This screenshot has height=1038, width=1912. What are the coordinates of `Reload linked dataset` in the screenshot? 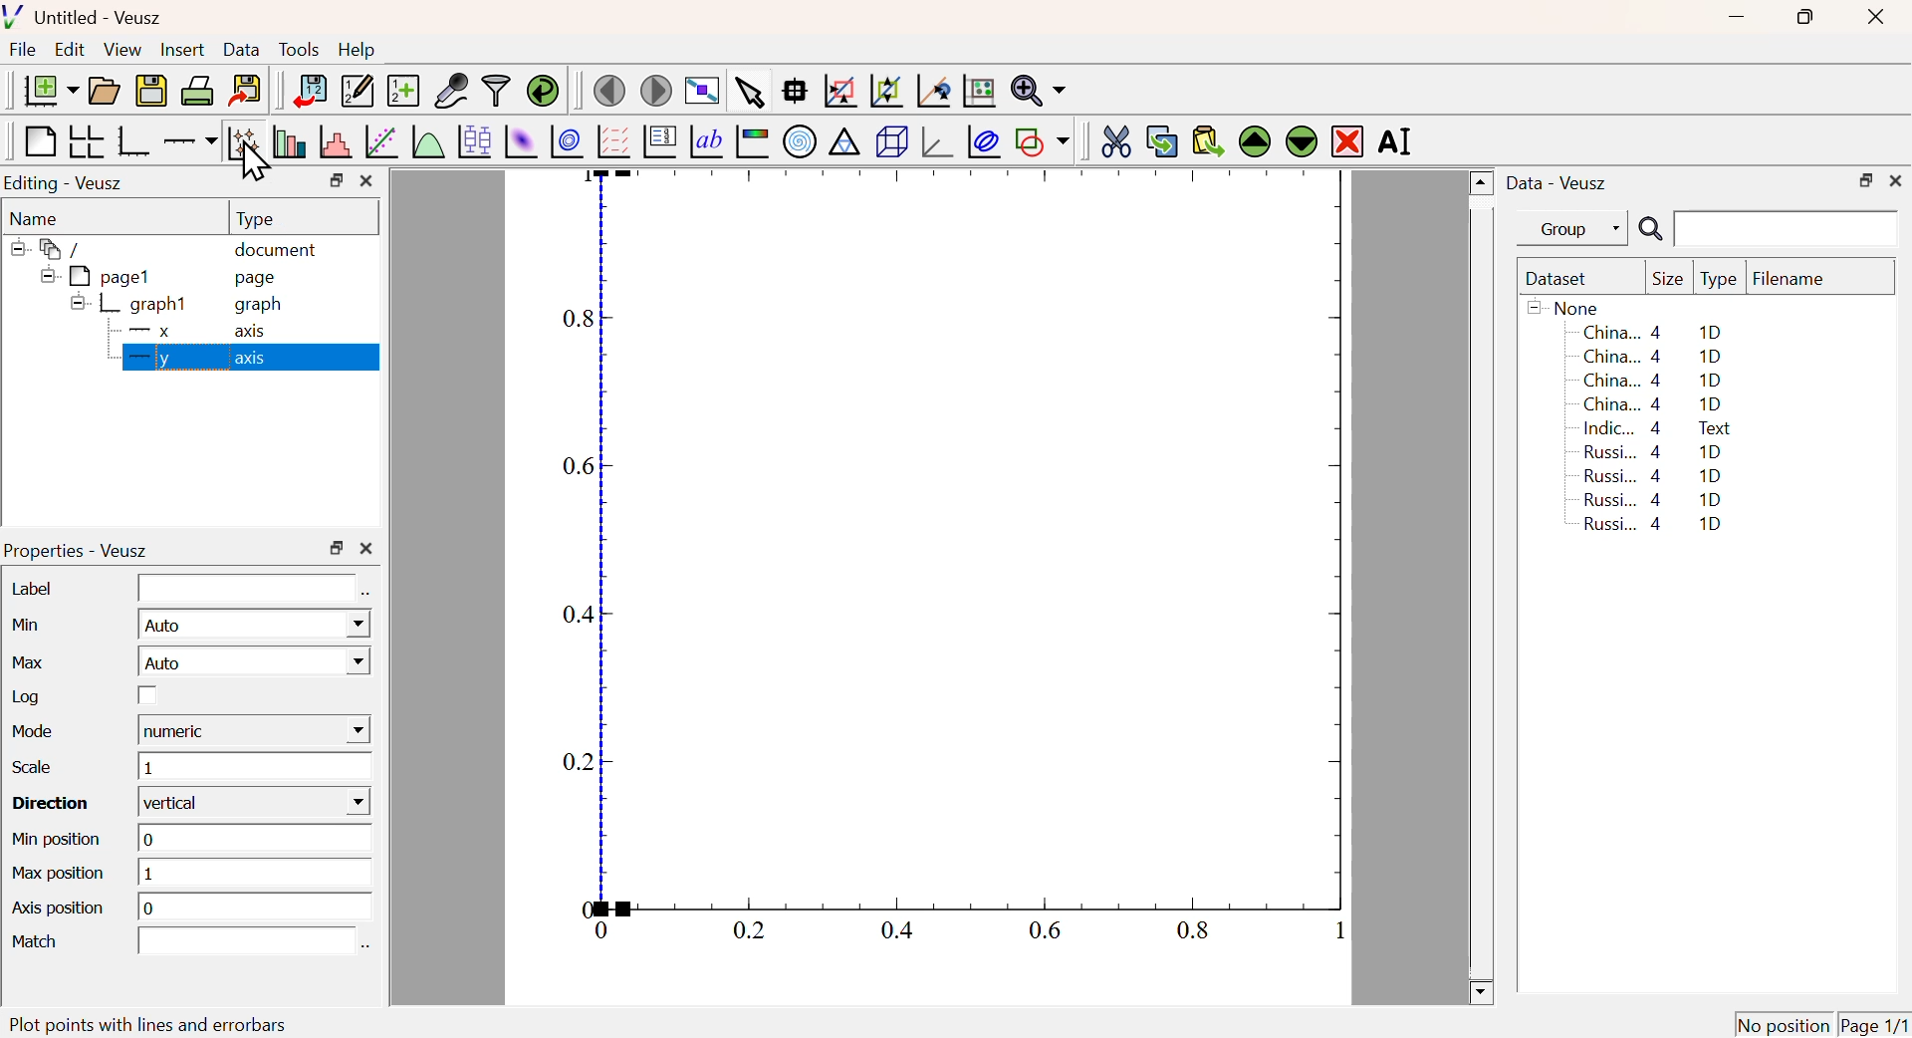 It's located at (543, 89).